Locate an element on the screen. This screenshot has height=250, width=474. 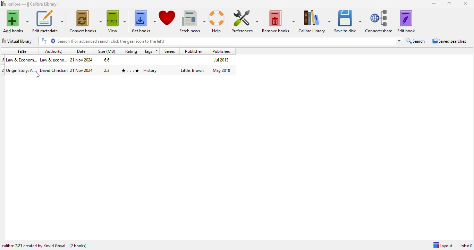
calibre library is located at coordinates (34, 4).